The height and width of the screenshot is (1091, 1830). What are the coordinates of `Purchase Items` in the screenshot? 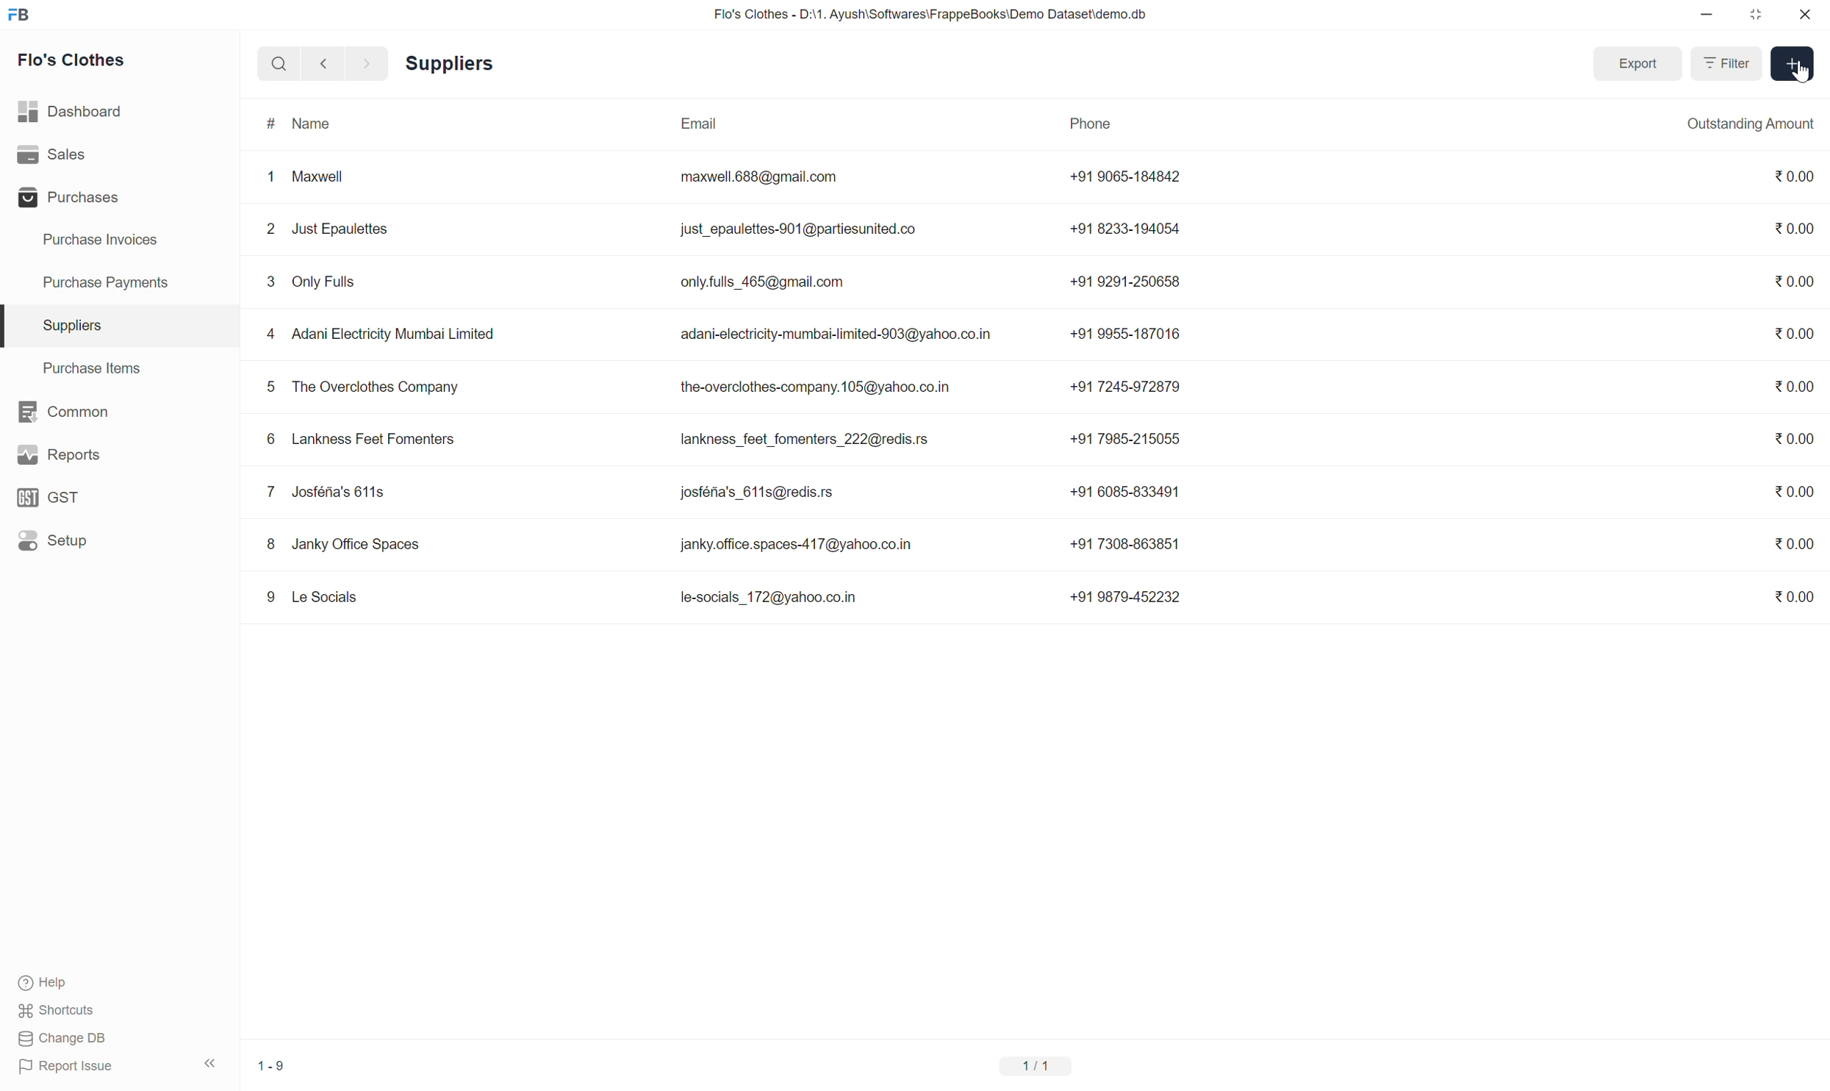 It's located at (120, 368).